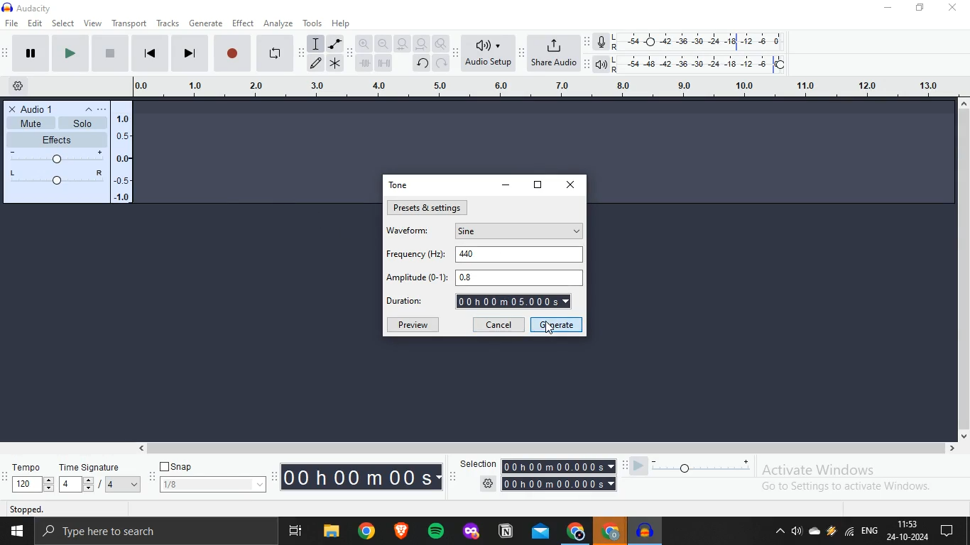  Describe the element at coordinates (403, 44) in the screenshot. I see `Fit Section` at that location.